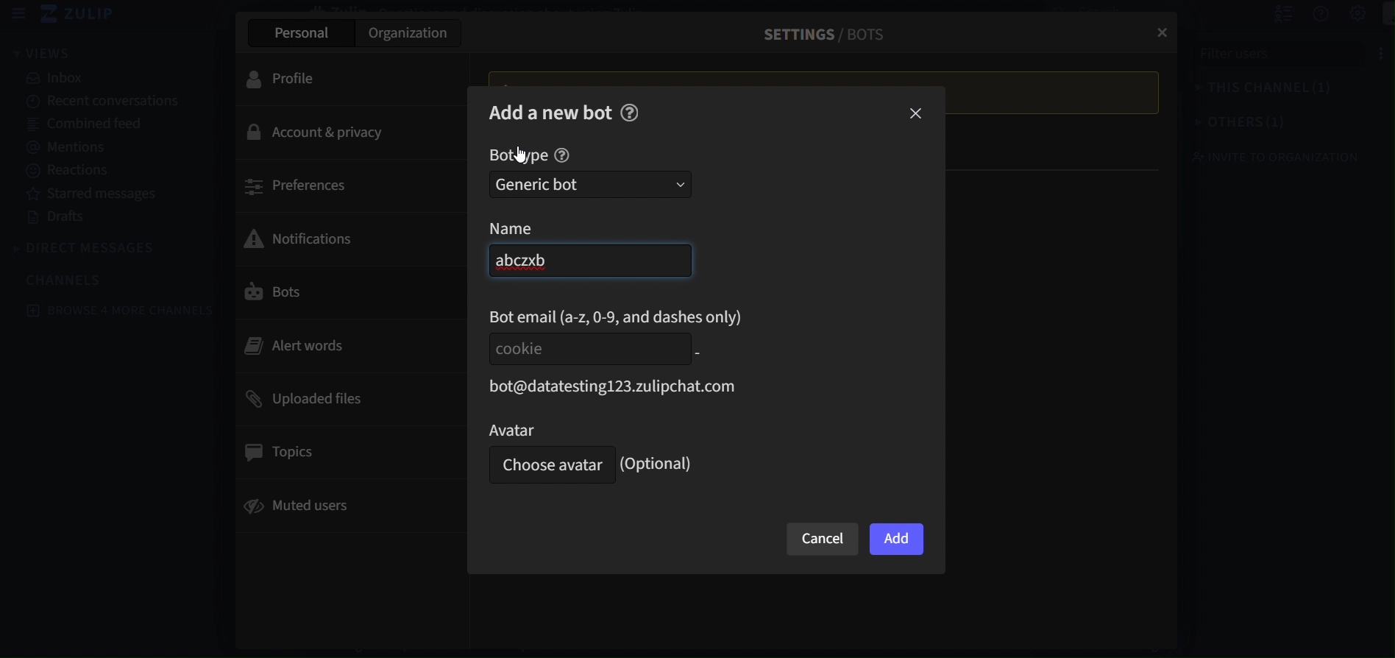 The image size is (1395, 658). Describe the element at coordinates (1343, 14) in the screenshot. I see `Settings` at that location.